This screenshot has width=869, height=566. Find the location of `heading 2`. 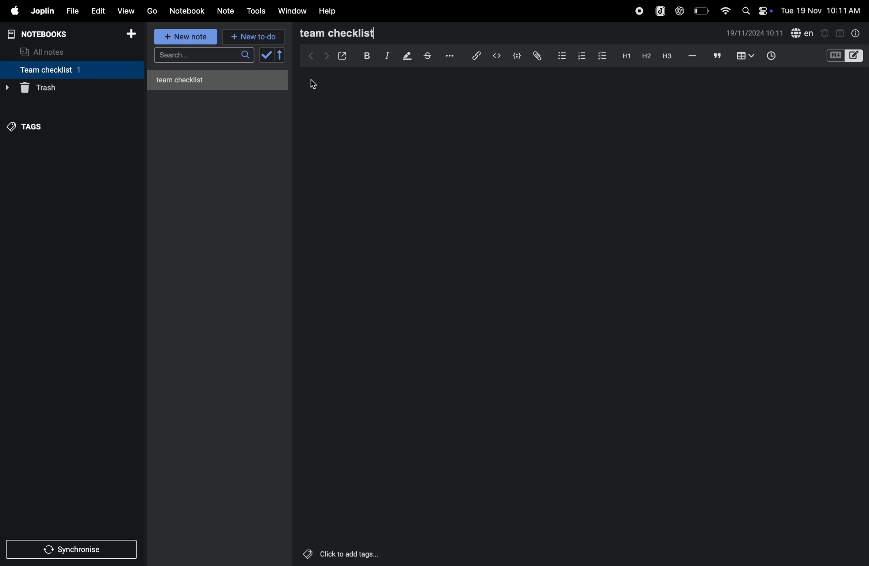

heading 2 is located at coordinates (625, 55).